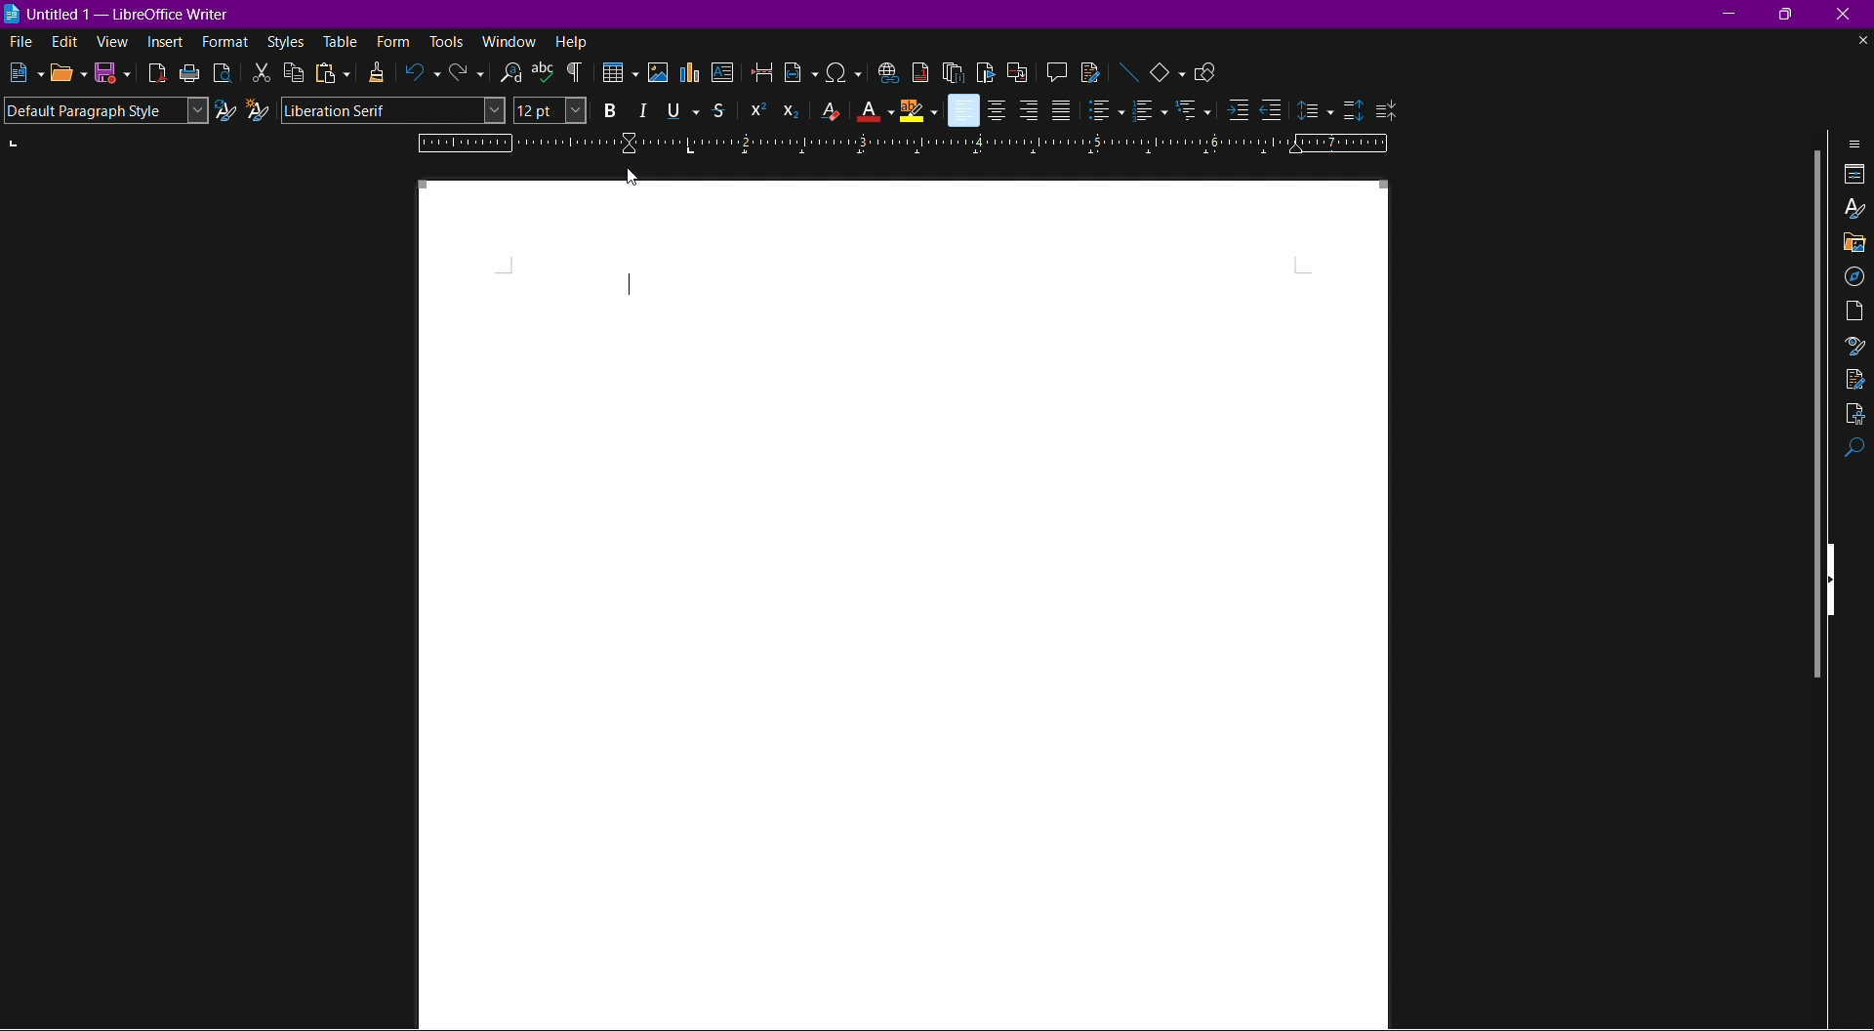 The image size is (1874, 1031). Describe the element at coordinates (573, 41) in the screenshot. I see `Help` at that location.